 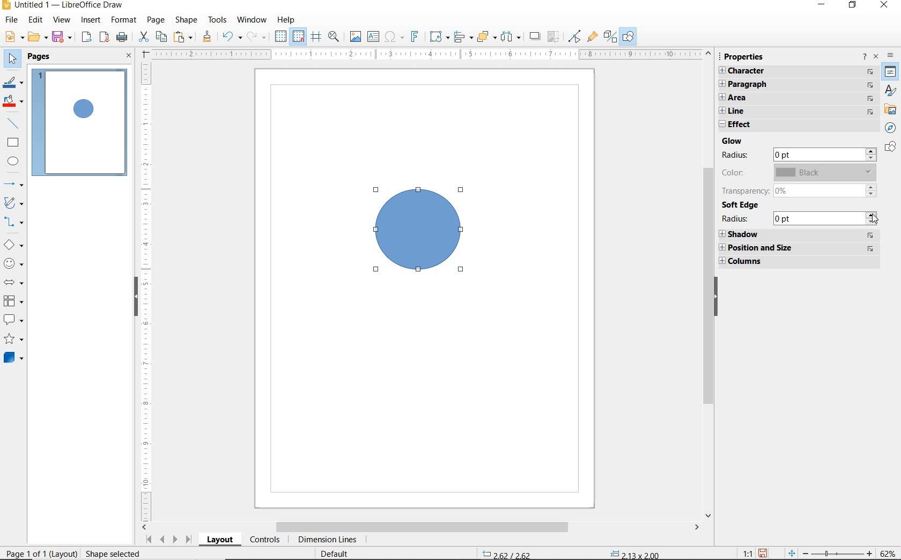 I want to click on CUT, so click(x=143, y=37).